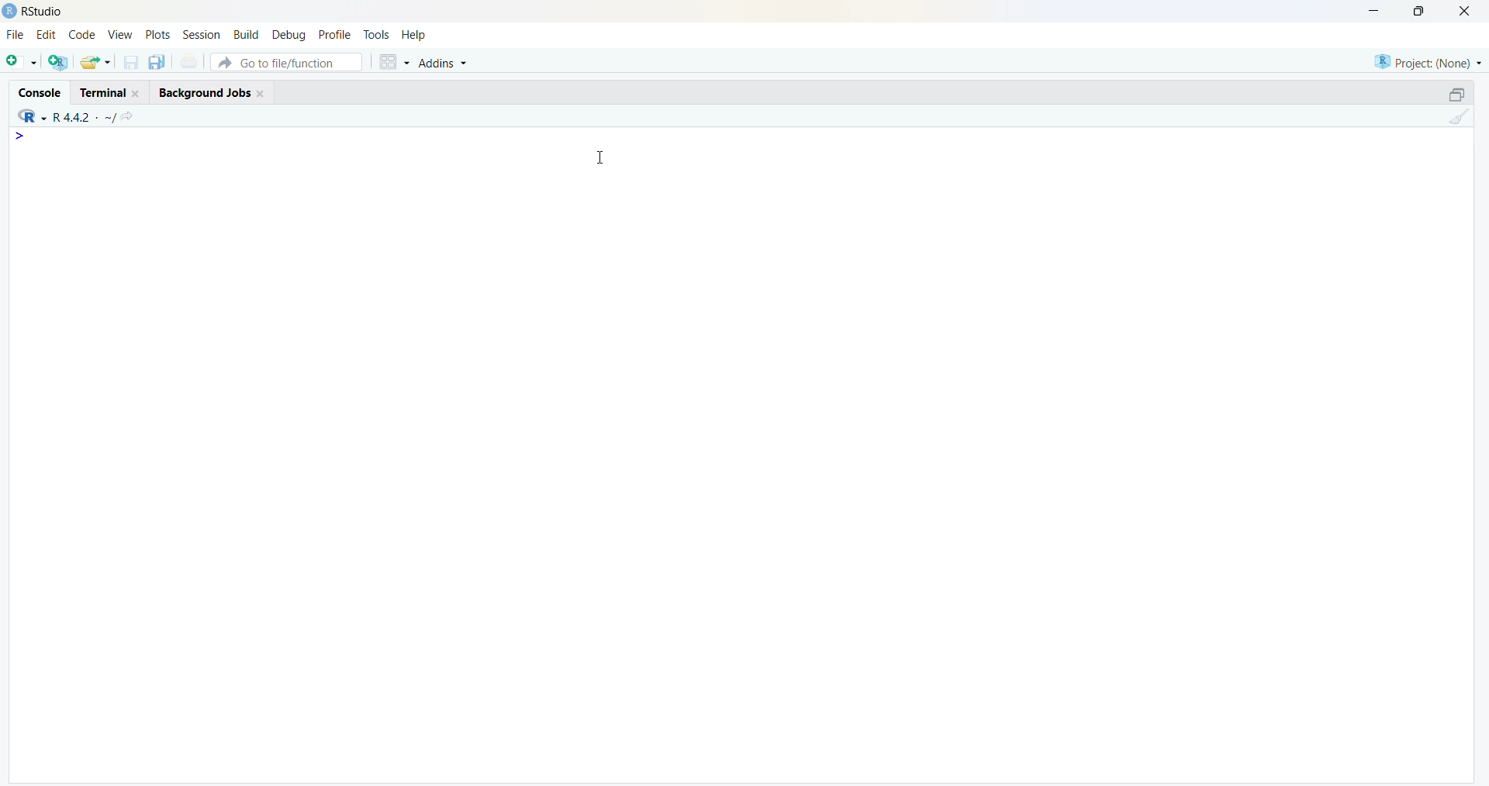  I want to click on print, so click(189, 62).